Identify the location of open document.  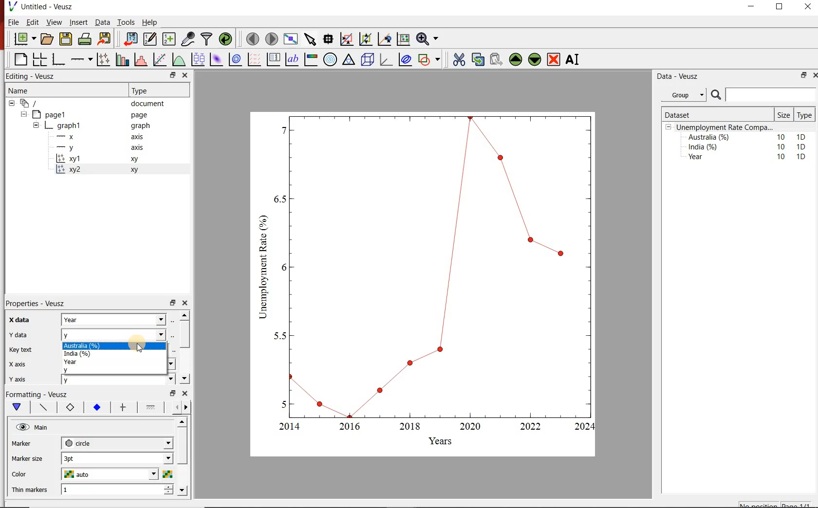
(48, 39).